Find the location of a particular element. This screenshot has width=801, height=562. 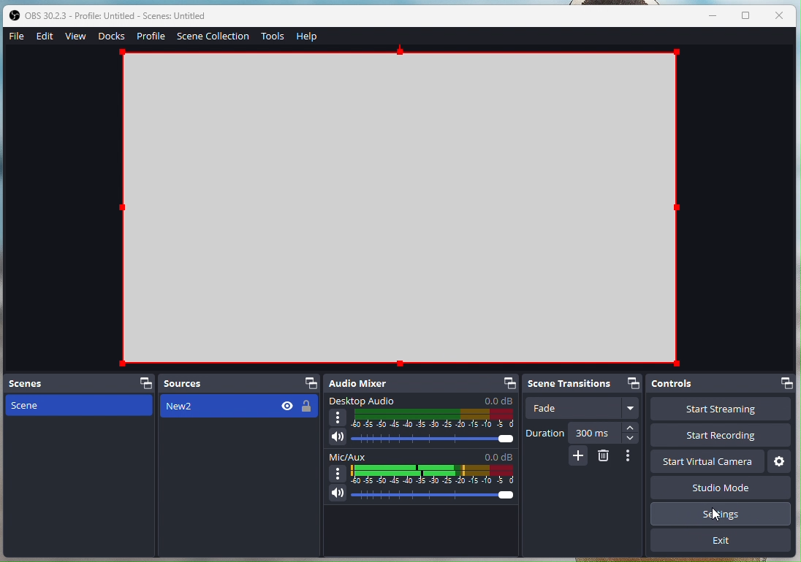

Duration is located at coordinates (545, 434).